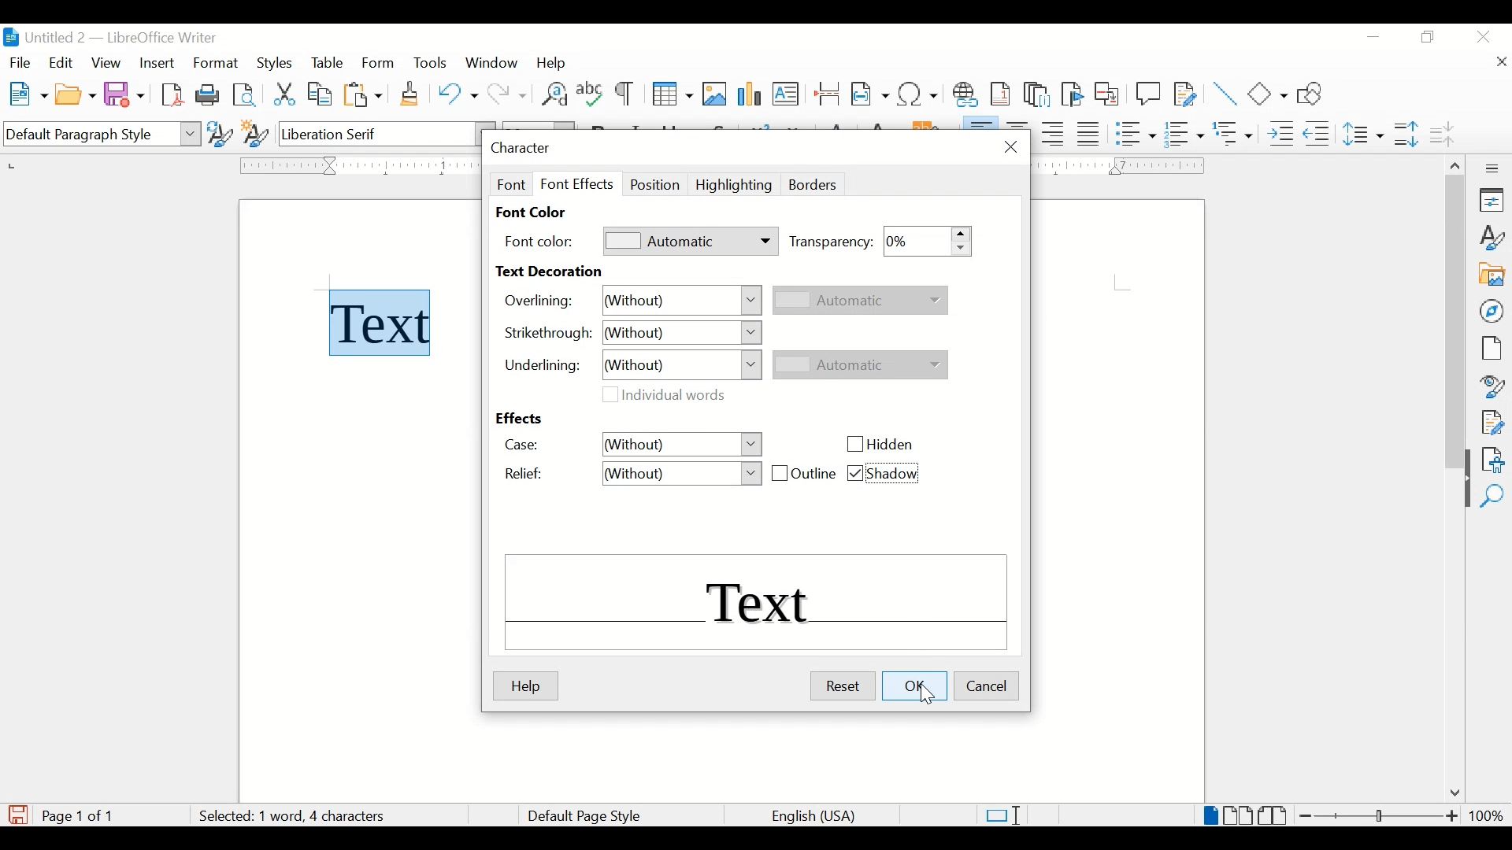 Image resolution: width=1512 pixels, height=850 pixels. I want to click on set line spacing, so click(1365, 134).